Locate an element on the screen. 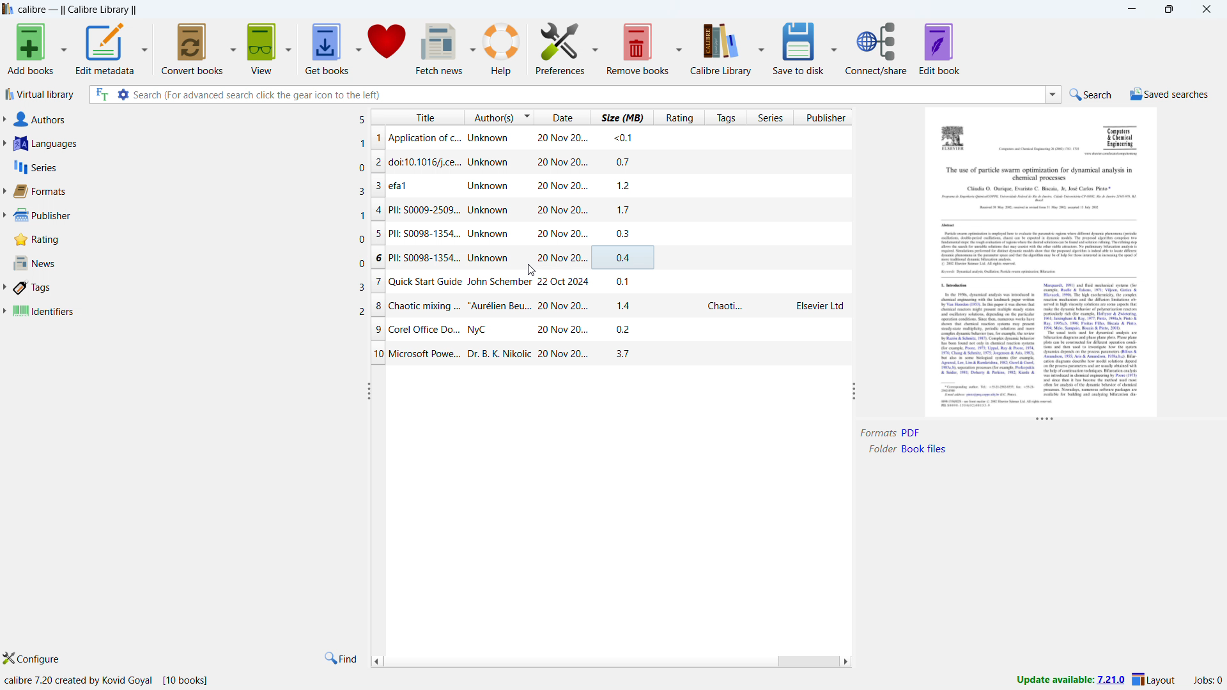 The image size is (1227, 690). add books is located at coordinates (30, 47).